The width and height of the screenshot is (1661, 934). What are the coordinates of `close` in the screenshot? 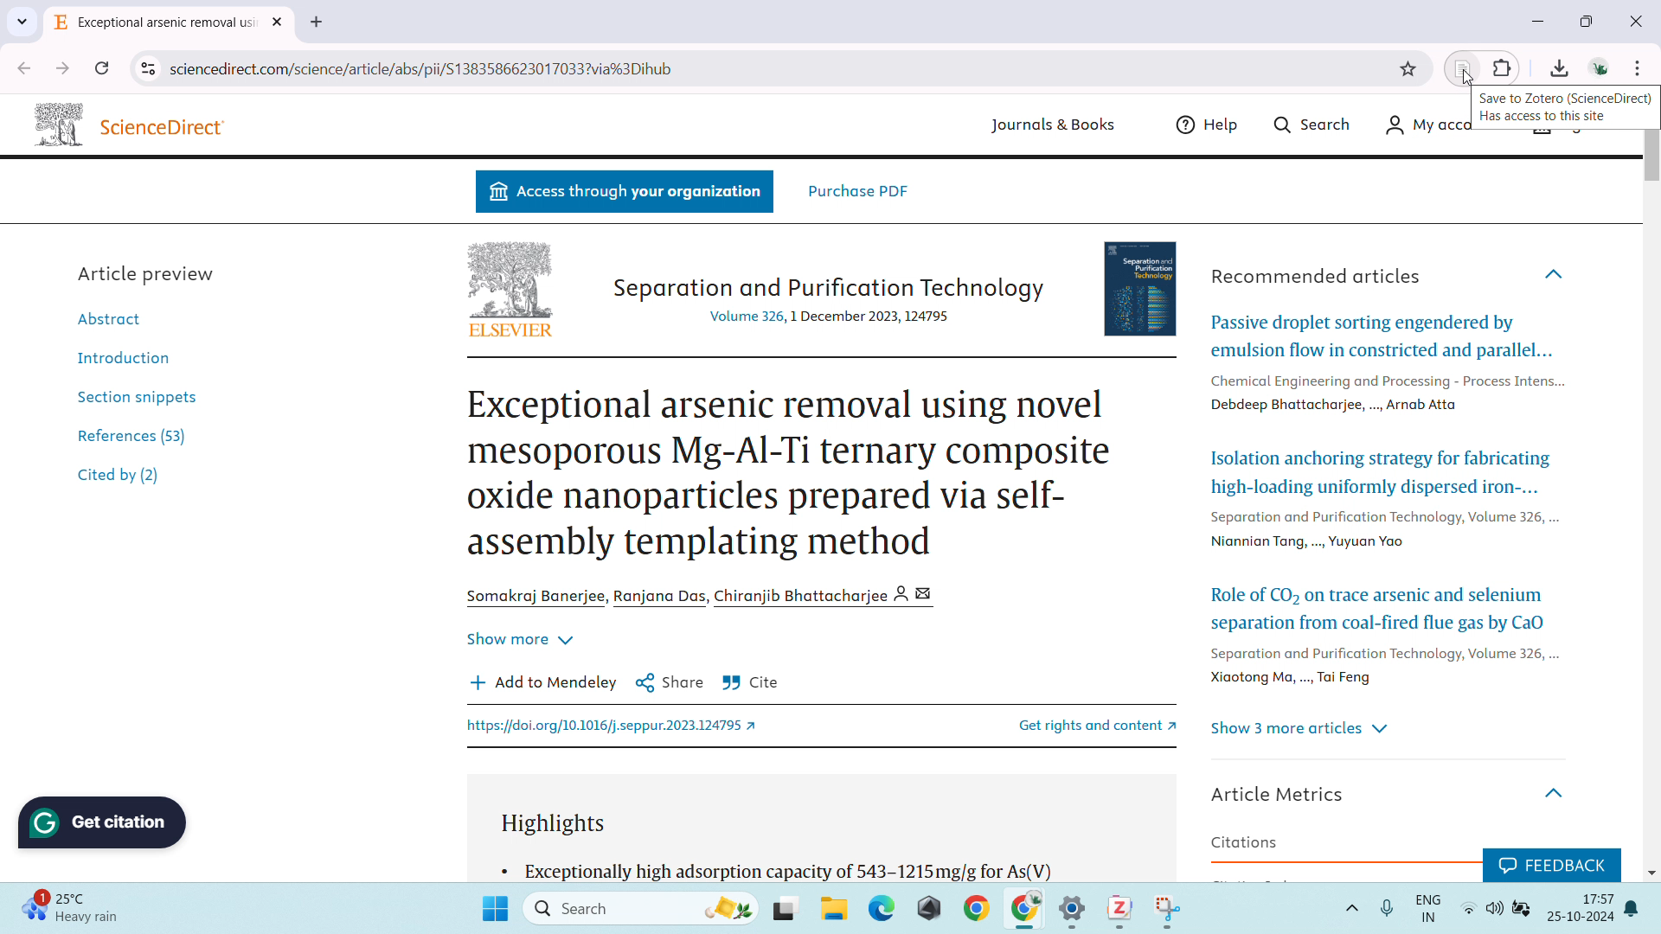 It's located at (1637, 20).